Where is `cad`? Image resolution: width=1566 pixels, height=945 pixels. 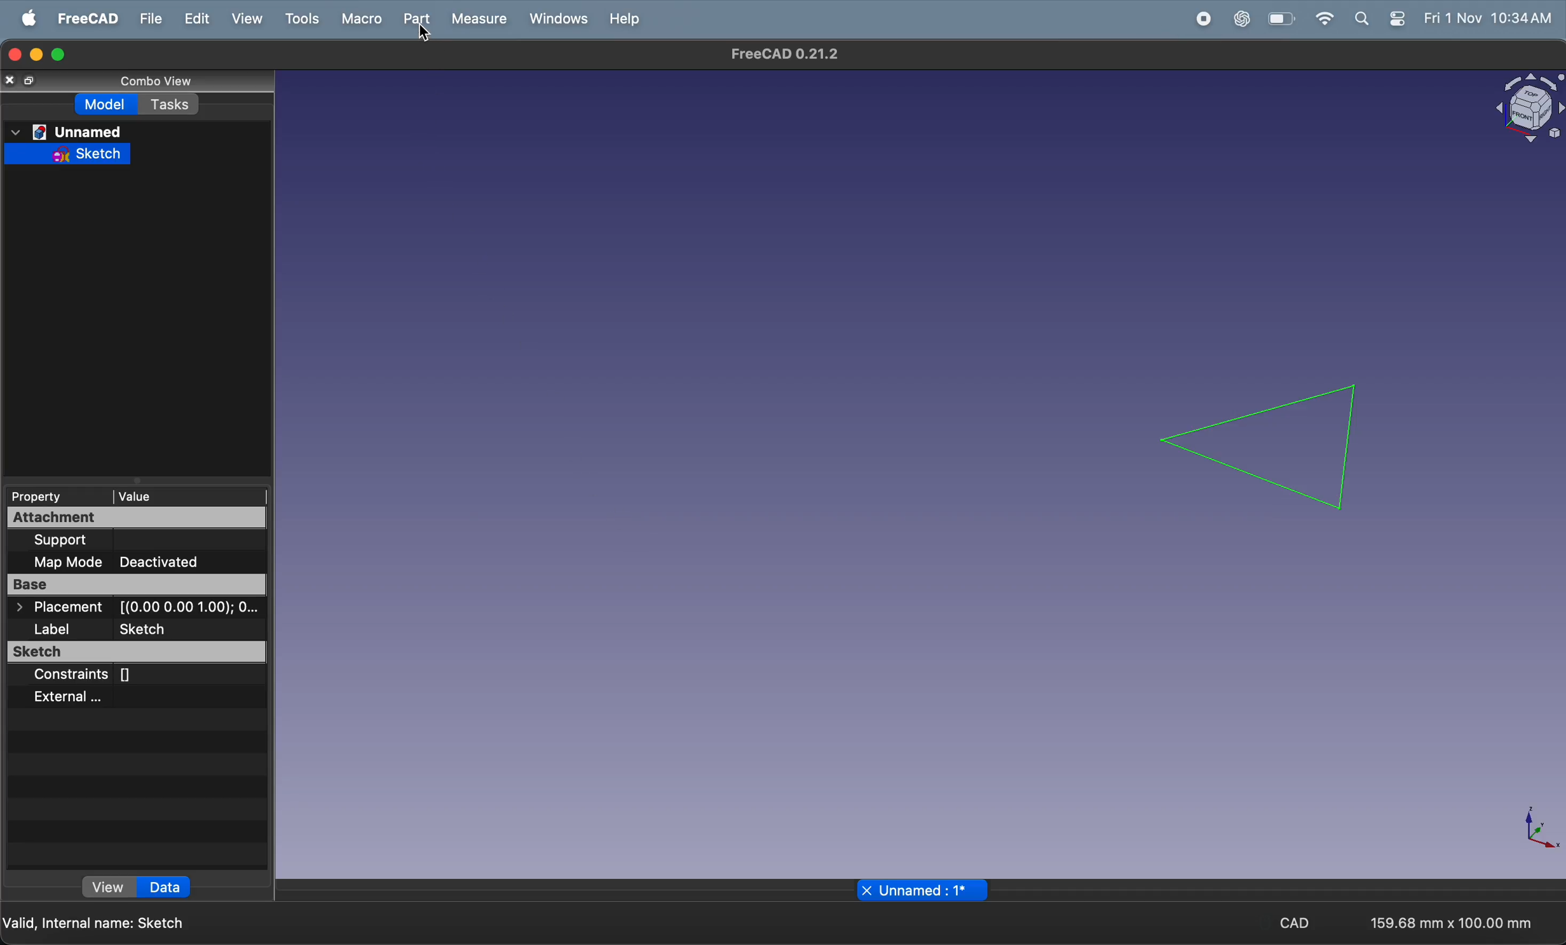
cad is located at coordinates (1300, 924).